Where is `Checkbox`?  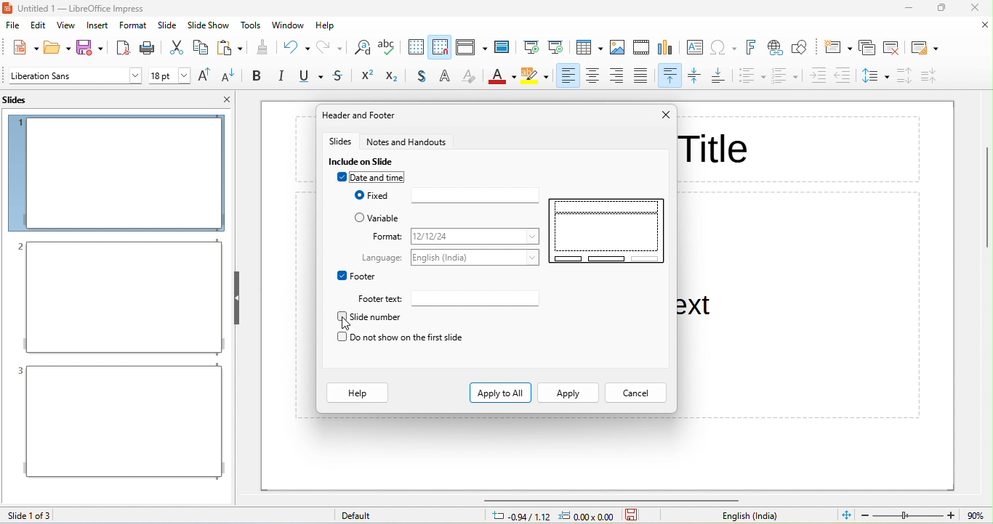 Checkbox is located at coordinates (341, 337).